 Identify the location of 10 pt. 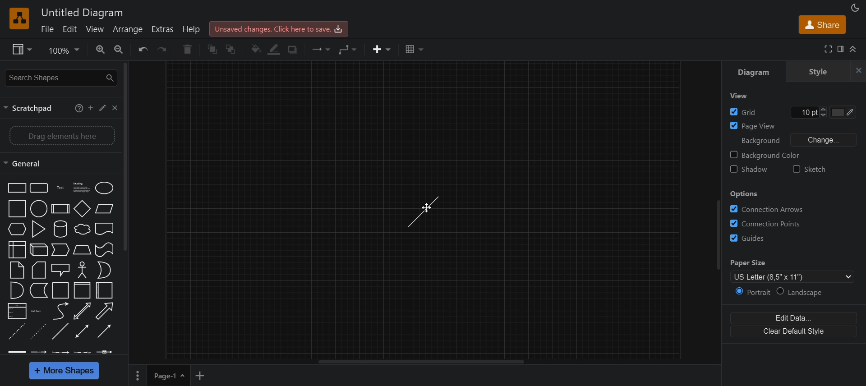
(809, 112).